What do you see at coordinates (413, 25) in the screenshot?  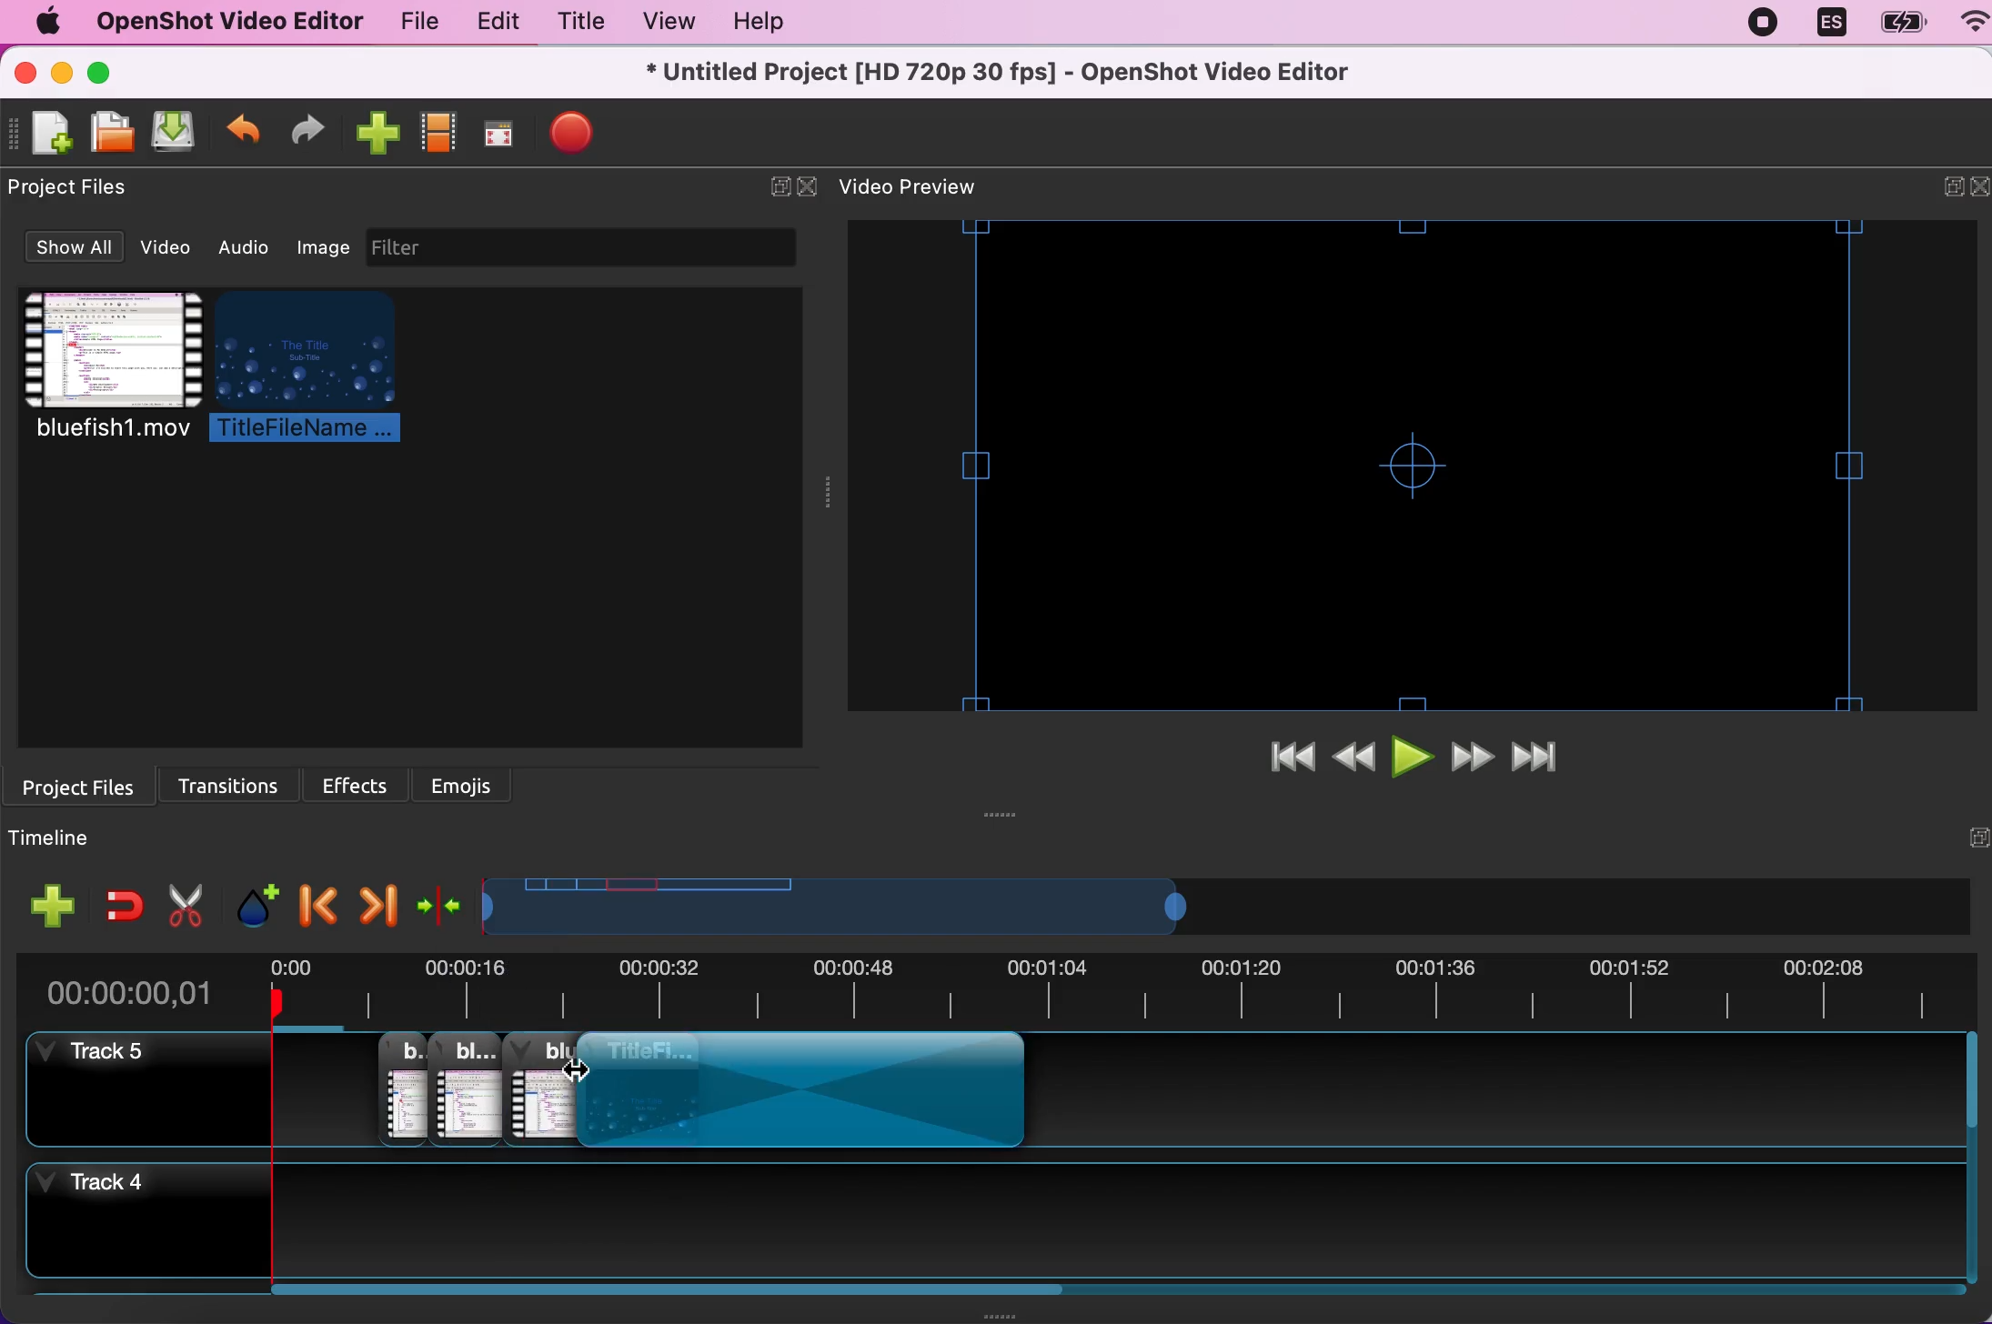 I see `file` at bounding box center [413, 25].